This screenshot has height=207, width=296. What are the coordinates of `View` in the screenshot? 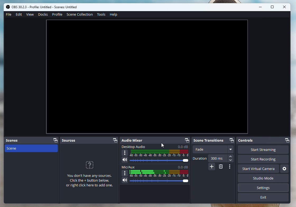 It's located at (31, 15).